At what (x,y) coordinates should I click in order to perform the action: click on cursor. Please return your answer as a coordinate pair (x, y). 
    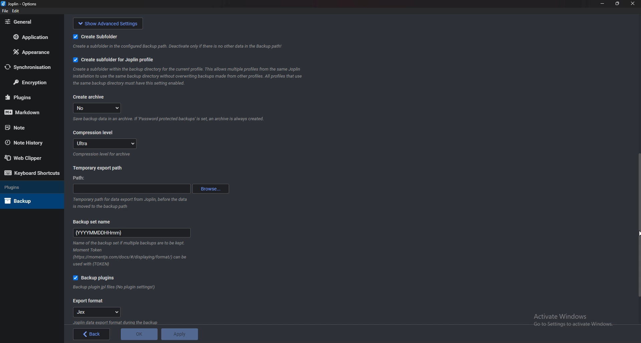
    Looking at the image, I should click on (639, 233).